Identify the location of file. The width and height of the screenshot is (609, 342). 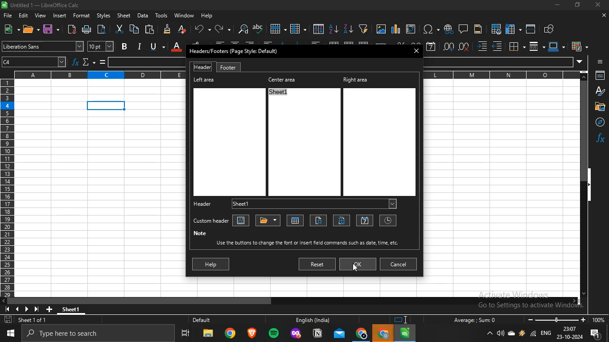
(9, 16).